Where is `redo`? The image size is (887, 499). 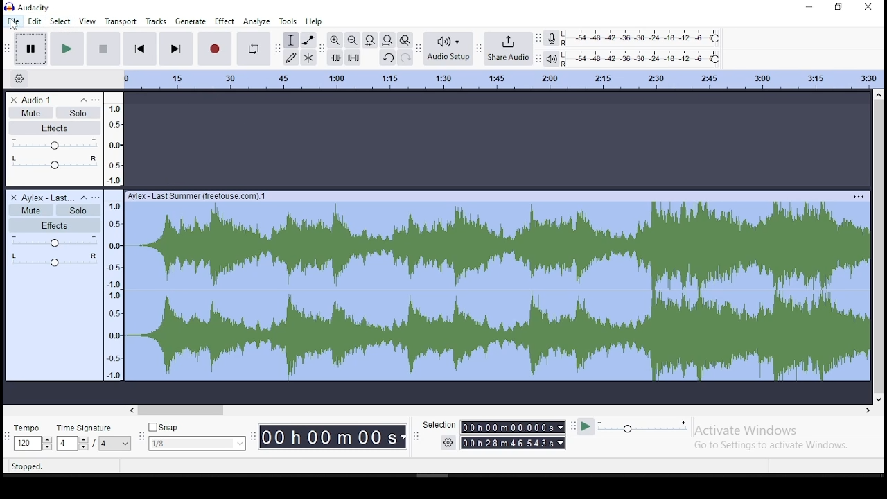
redo is located at coordinates (404, 58).